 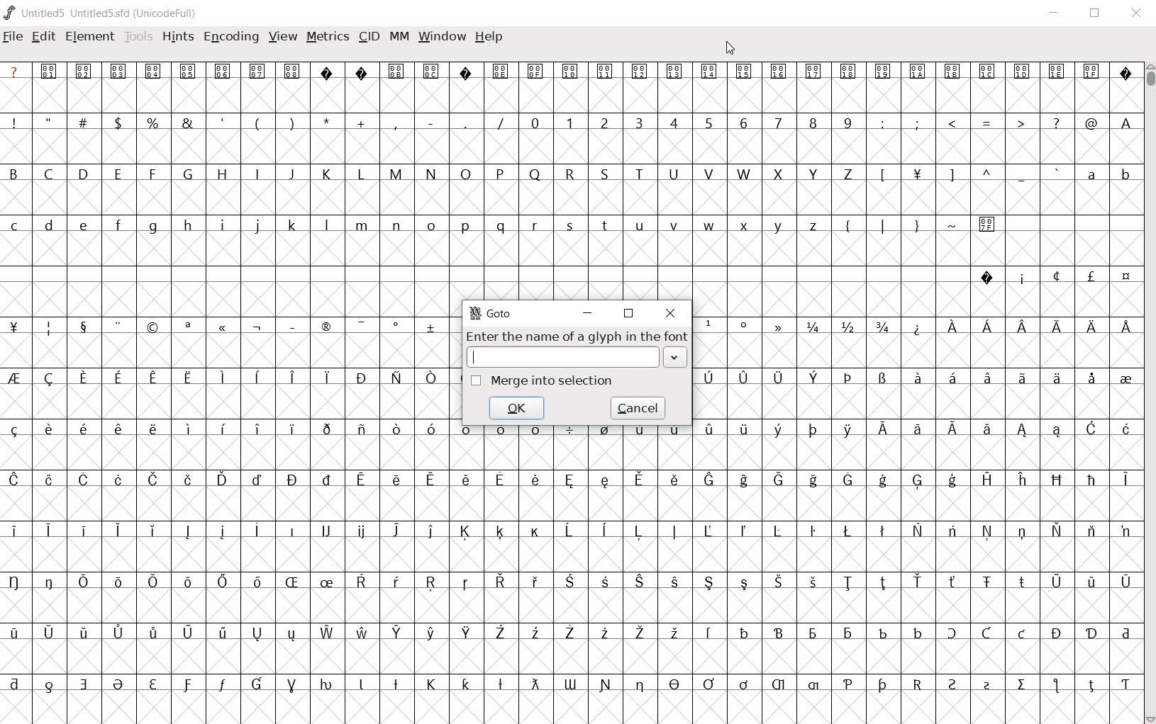 I want to click on Symbol, so click(x=429, y=633).